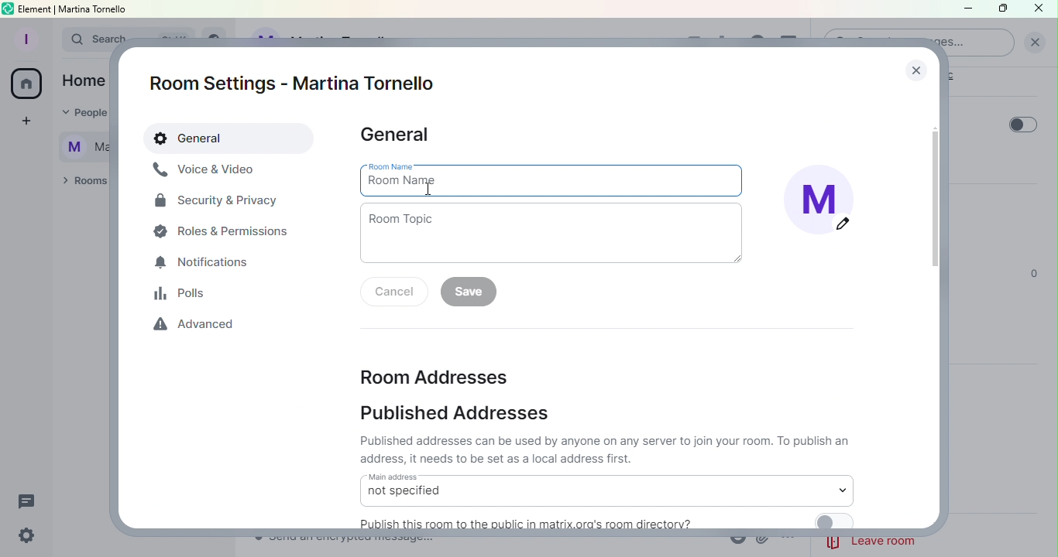 Image resolution: width=1058 pixels, height=557 pixels. What do you see at coordinates (217, 203) in the screenshot?
I see `Security and Privacy` at bounding box center [217, 203].